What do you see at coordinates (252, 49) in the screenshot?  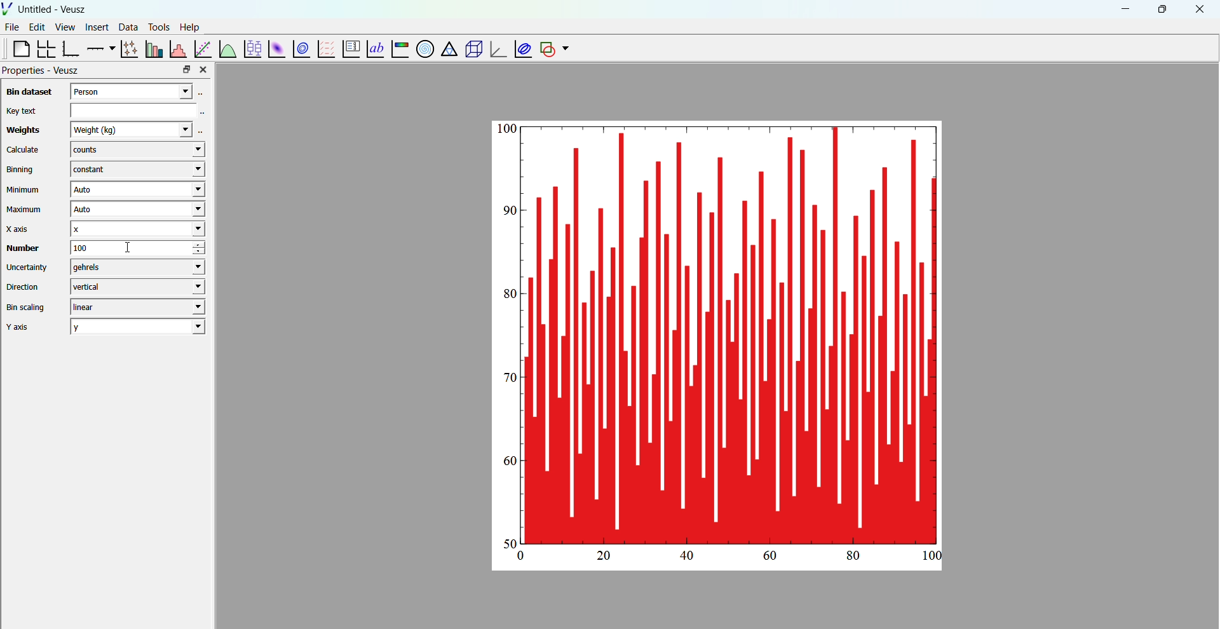 I see `plot box plots` at bounding box center [252, 49].